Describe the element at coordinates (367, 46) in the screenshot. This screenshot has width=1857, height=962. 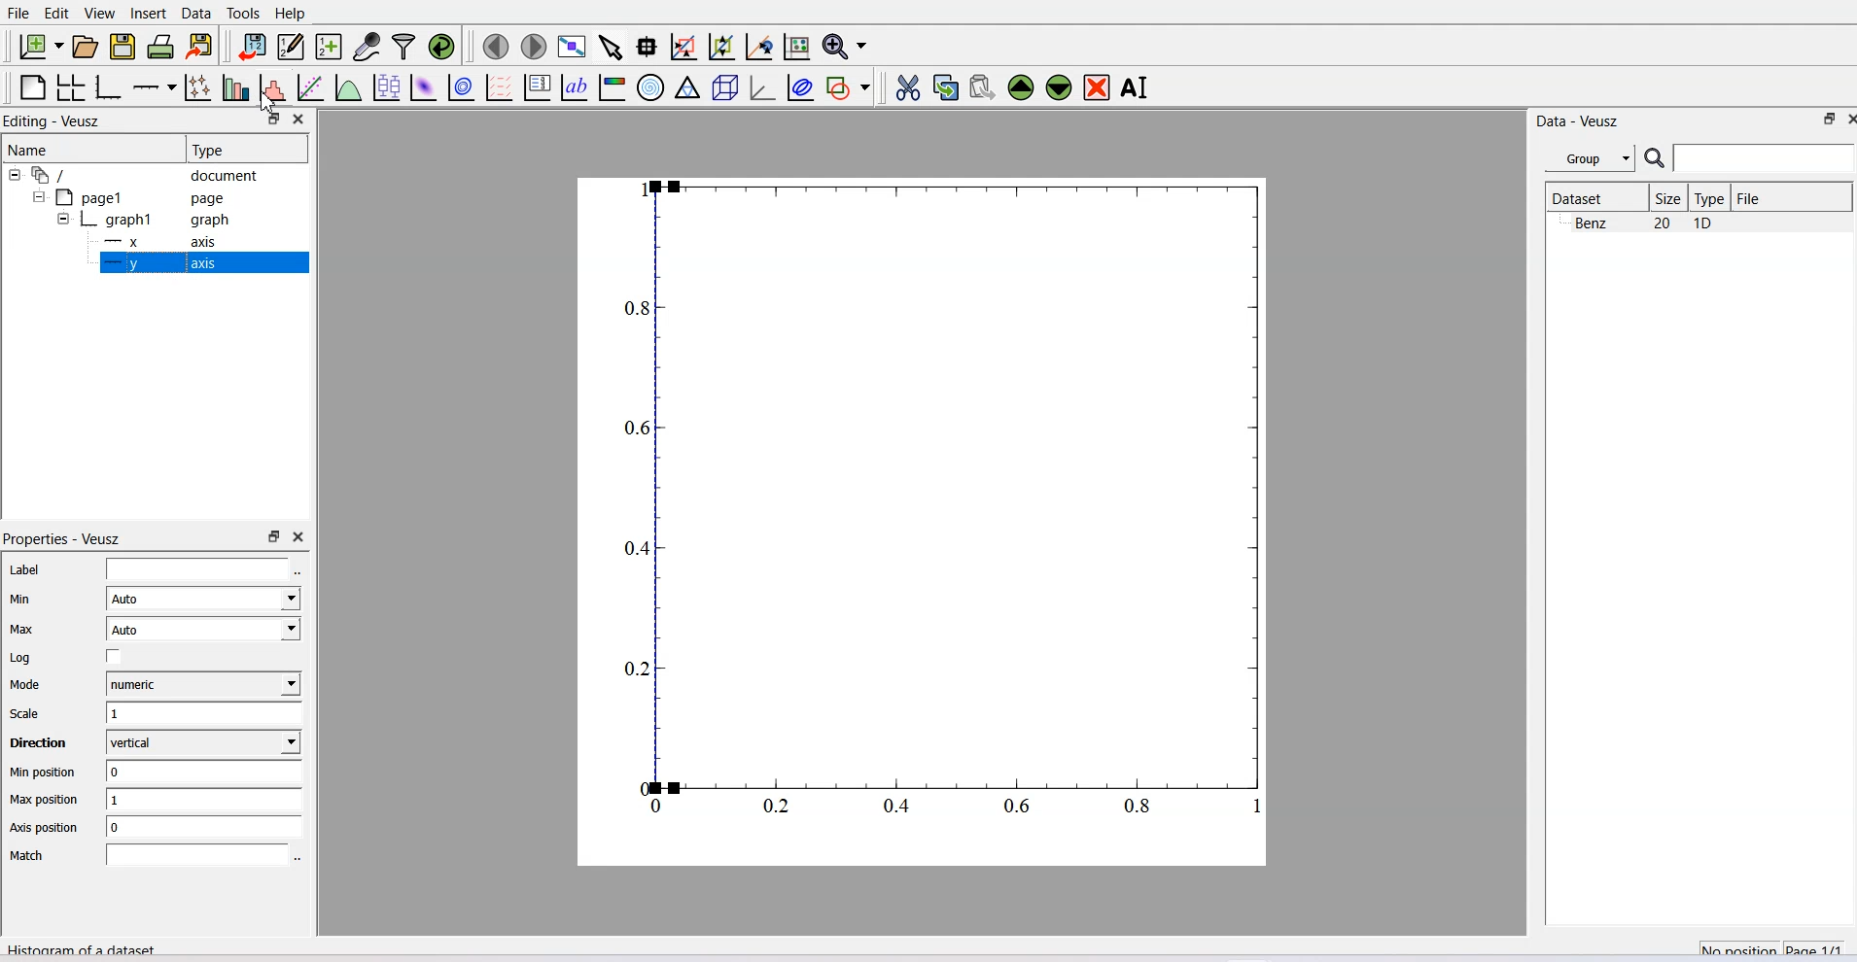
I see `Capture a dataset` at that location.